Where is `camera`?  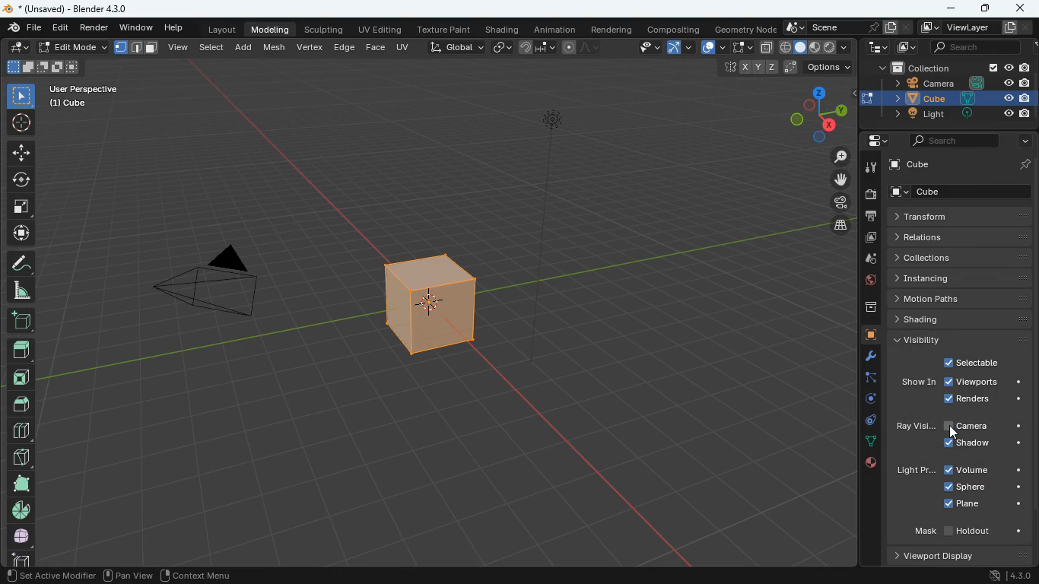
camera is located at coordinates (986, 427).